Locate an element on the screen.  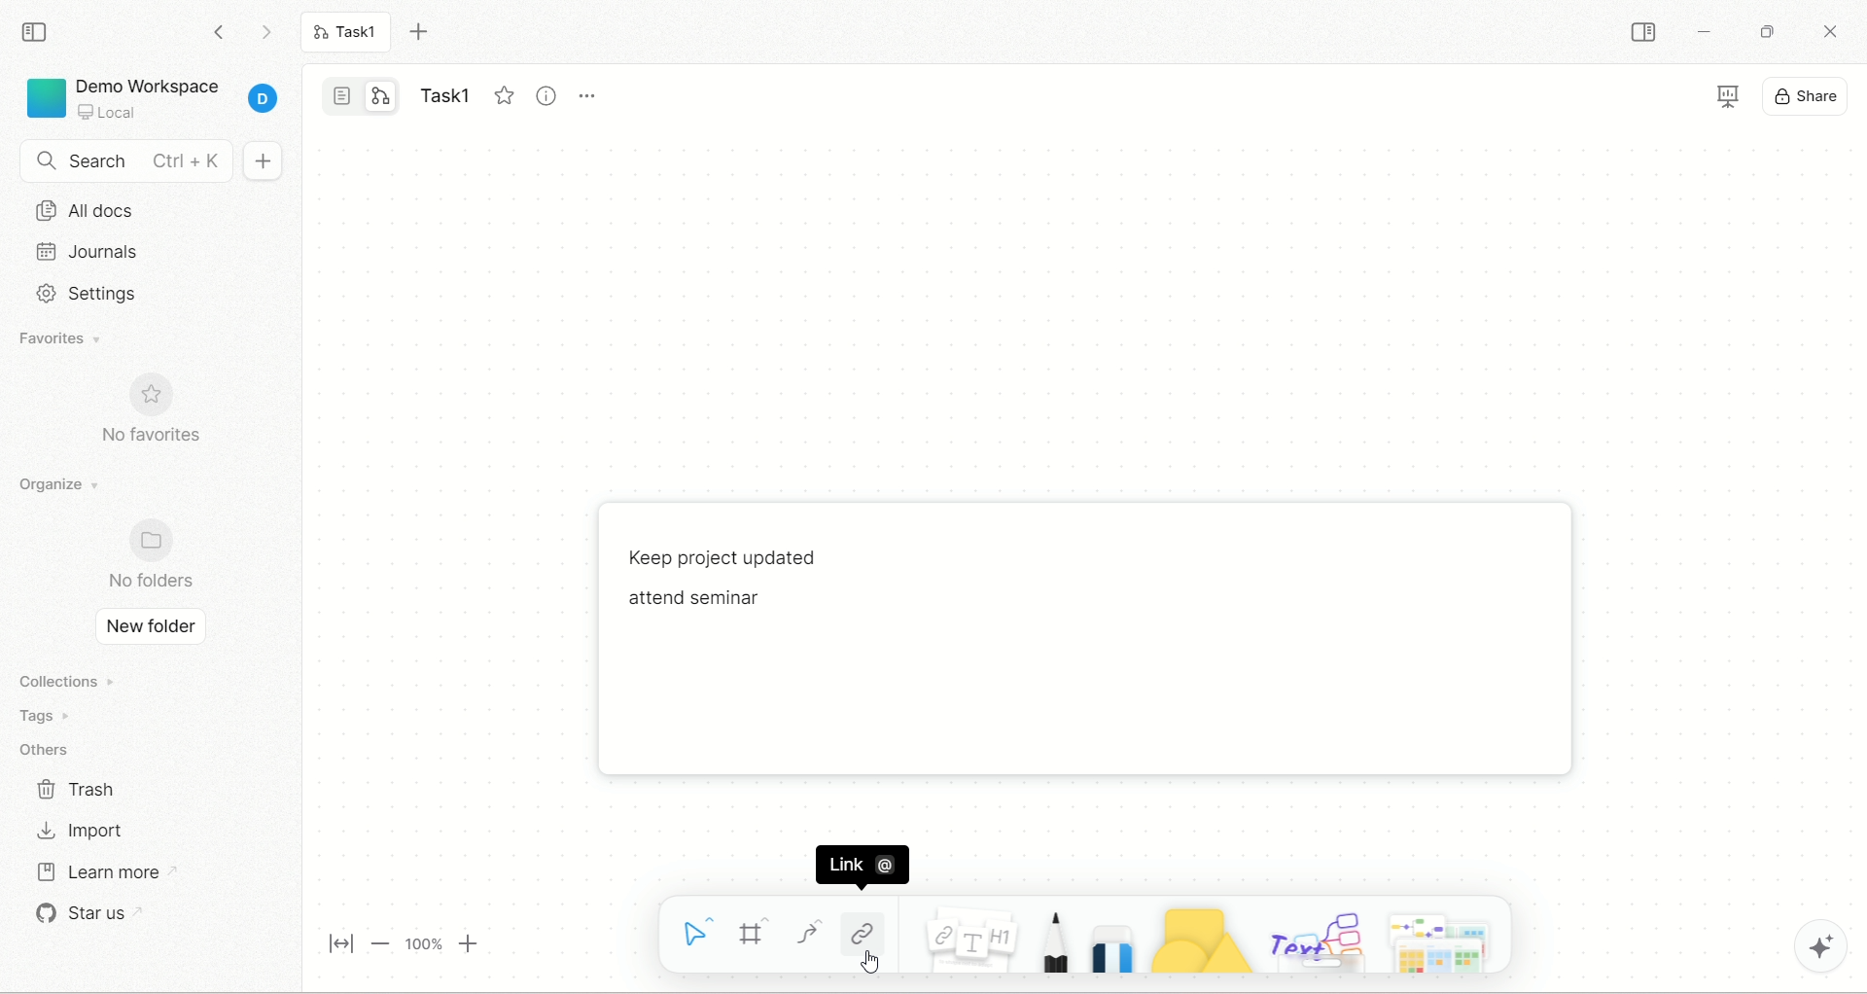
edgeless mode is located at coordinates (380, 96).